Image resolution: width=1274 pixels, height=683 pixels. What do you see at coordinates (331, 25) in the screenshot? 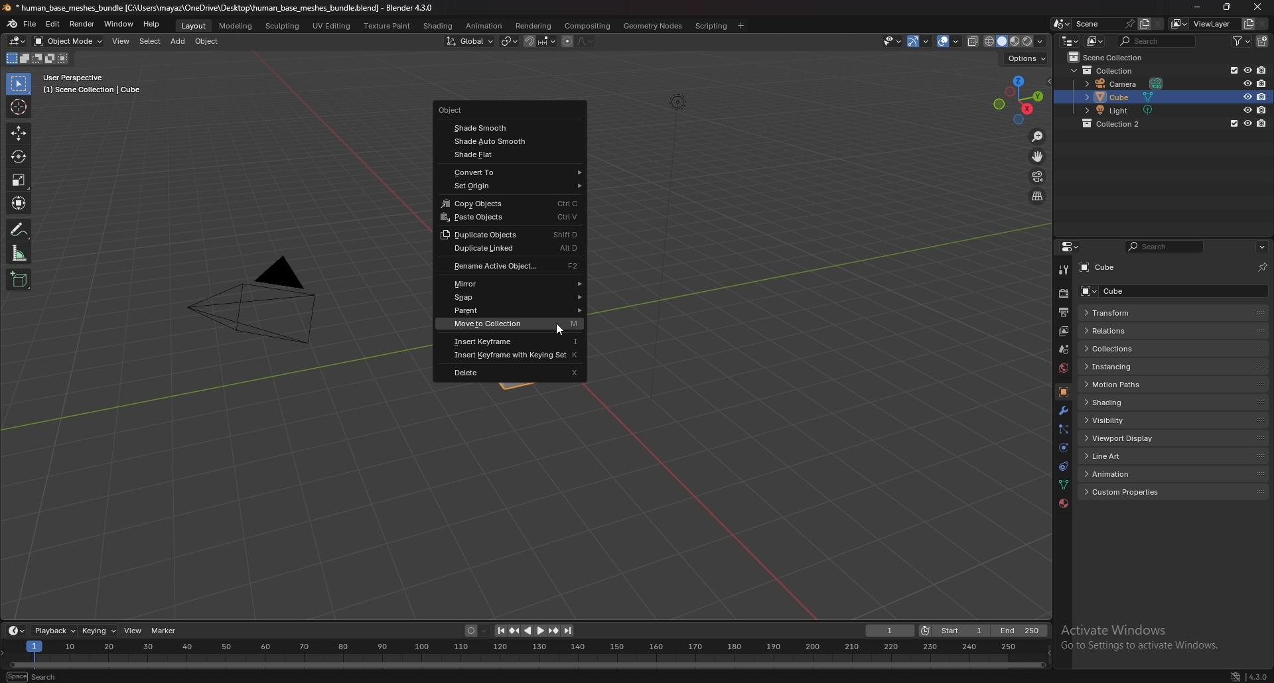
I see `uv editing` at bounding box center [331, 25].